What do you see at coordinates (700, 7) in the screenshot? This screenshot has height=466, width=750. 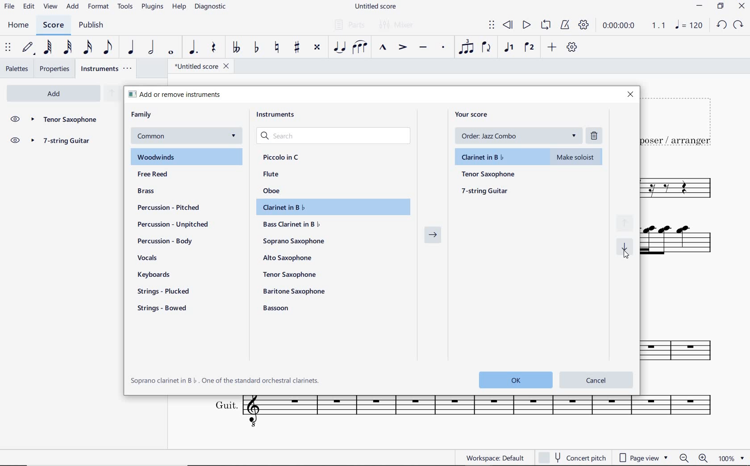 I see `MINIMIZE` at bounding box center [700, 7].